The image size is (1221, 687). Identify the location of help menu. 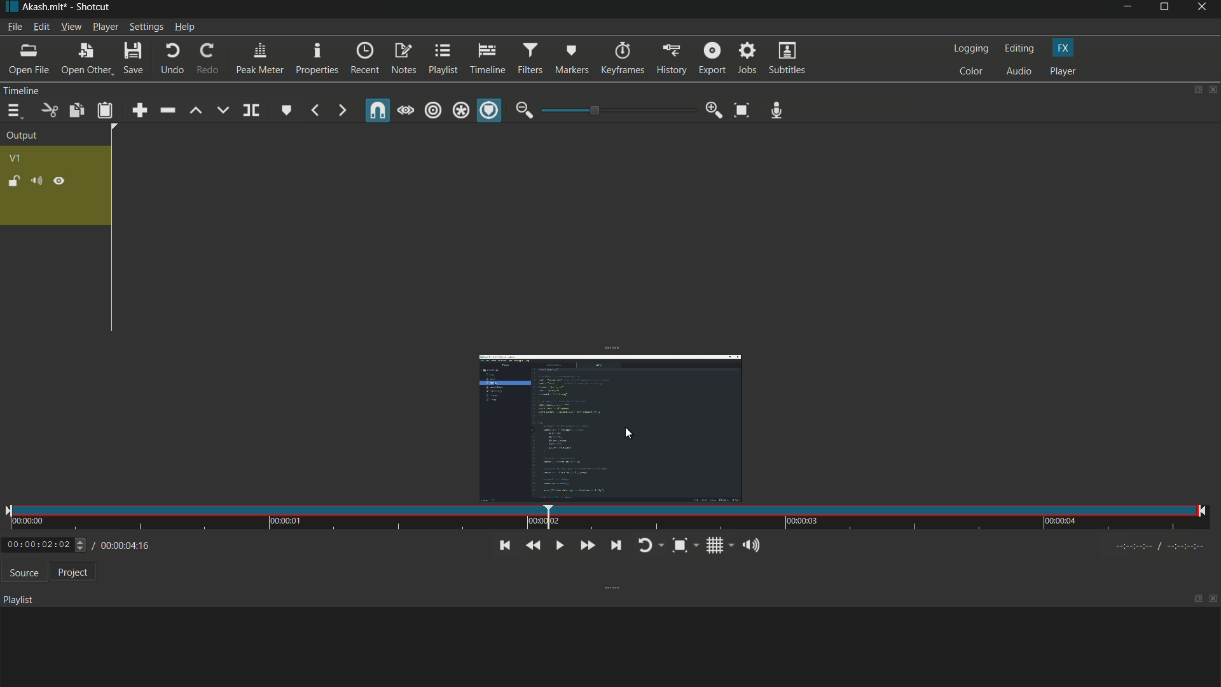
(186, 27).